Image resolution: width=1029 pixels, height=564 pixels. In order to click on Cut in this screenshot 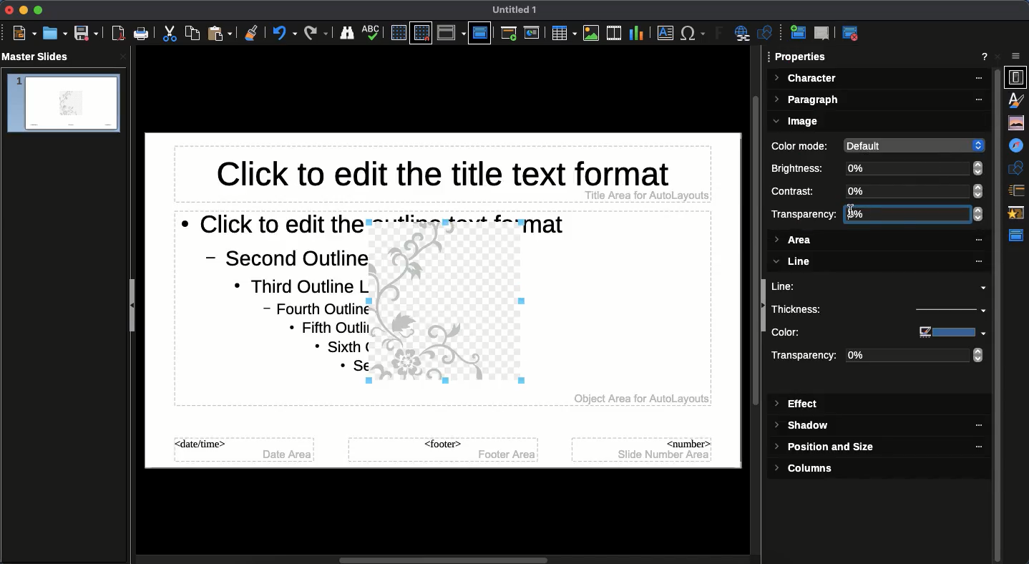, I will do `click(172, 34)`.